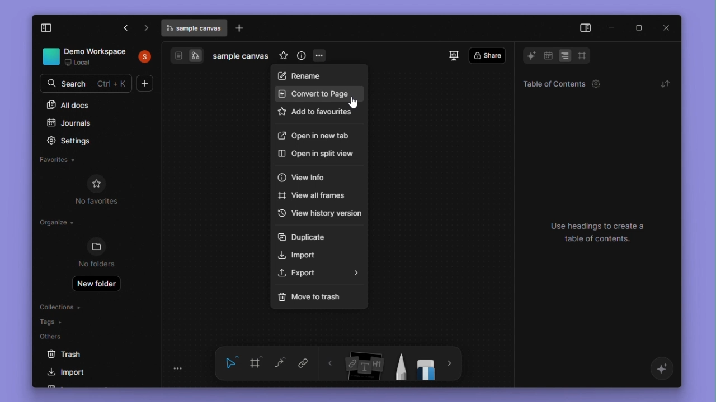  I want to click on more options, so click(181, 370).